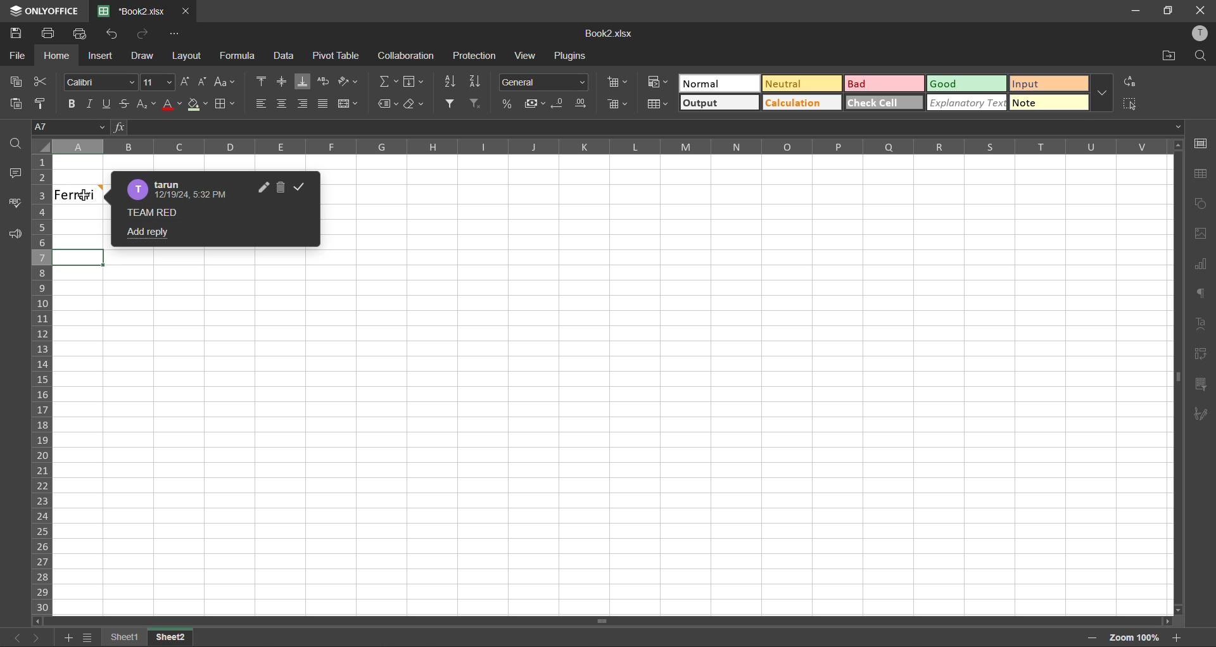 The image size is (1216, 647). What do you see at coordinates (1201, 412) in the screenshot?
I see `signature` at bounding box center [1201, 412].